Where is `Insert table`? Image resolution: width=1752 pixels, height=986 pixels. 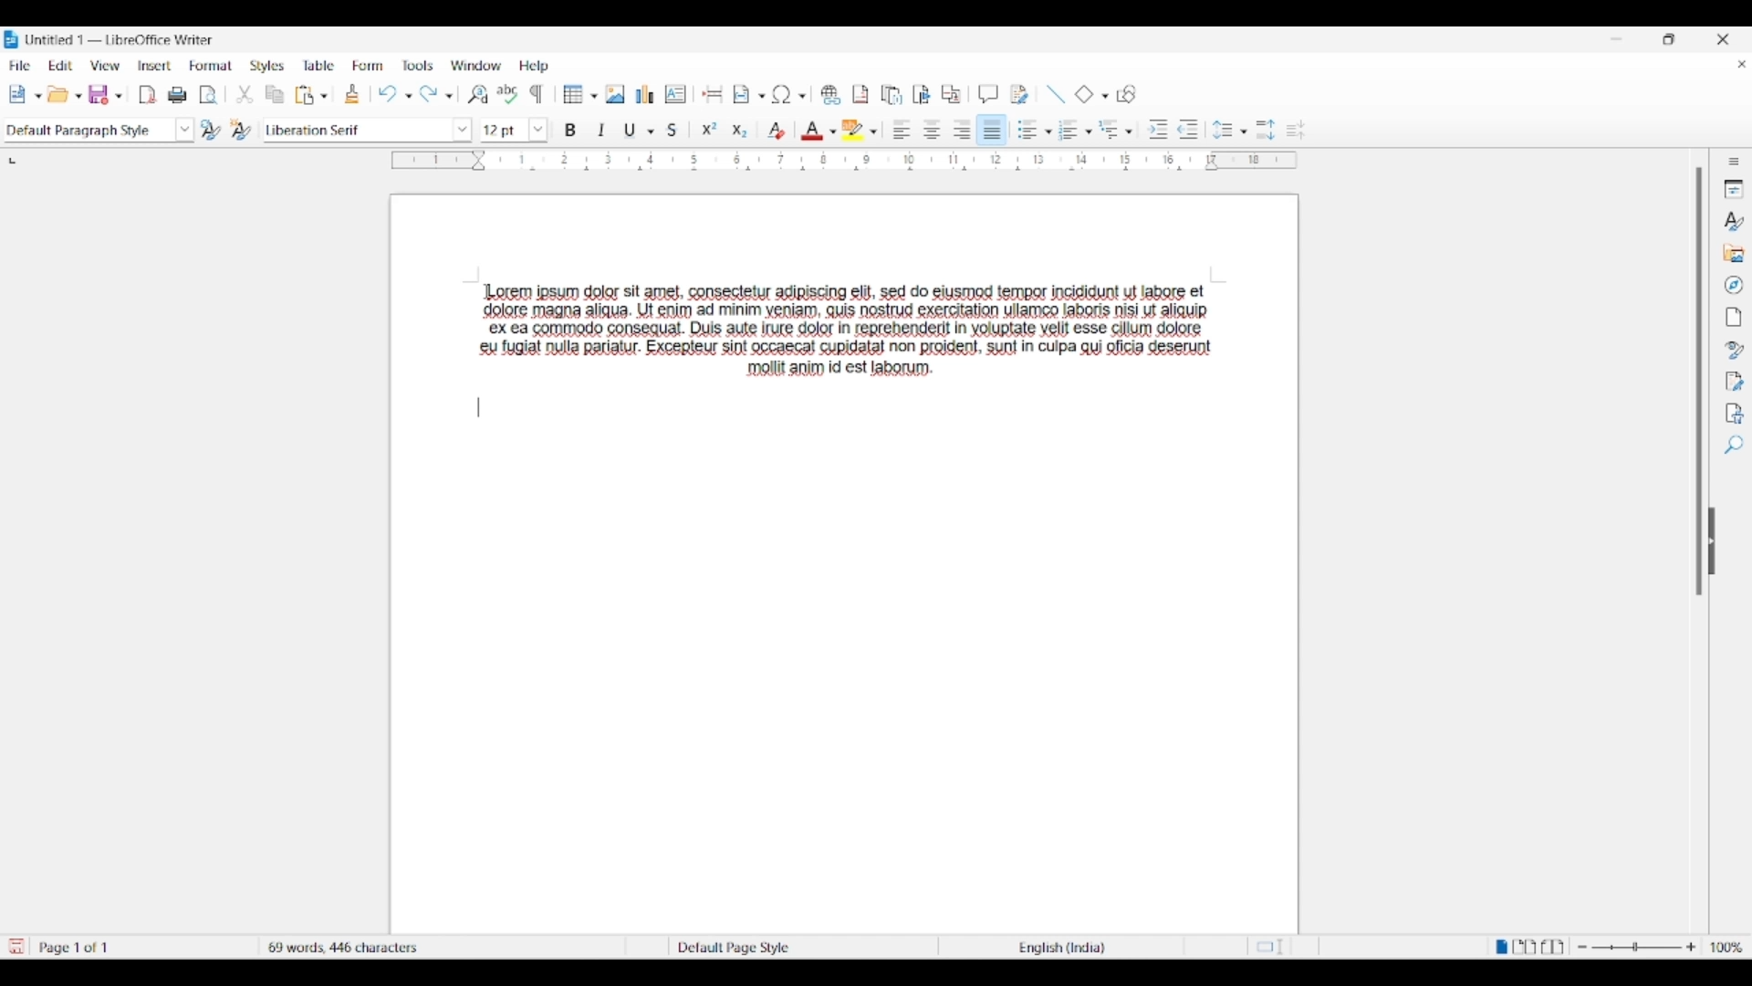
Insert table is located at coordinates (579, 94).